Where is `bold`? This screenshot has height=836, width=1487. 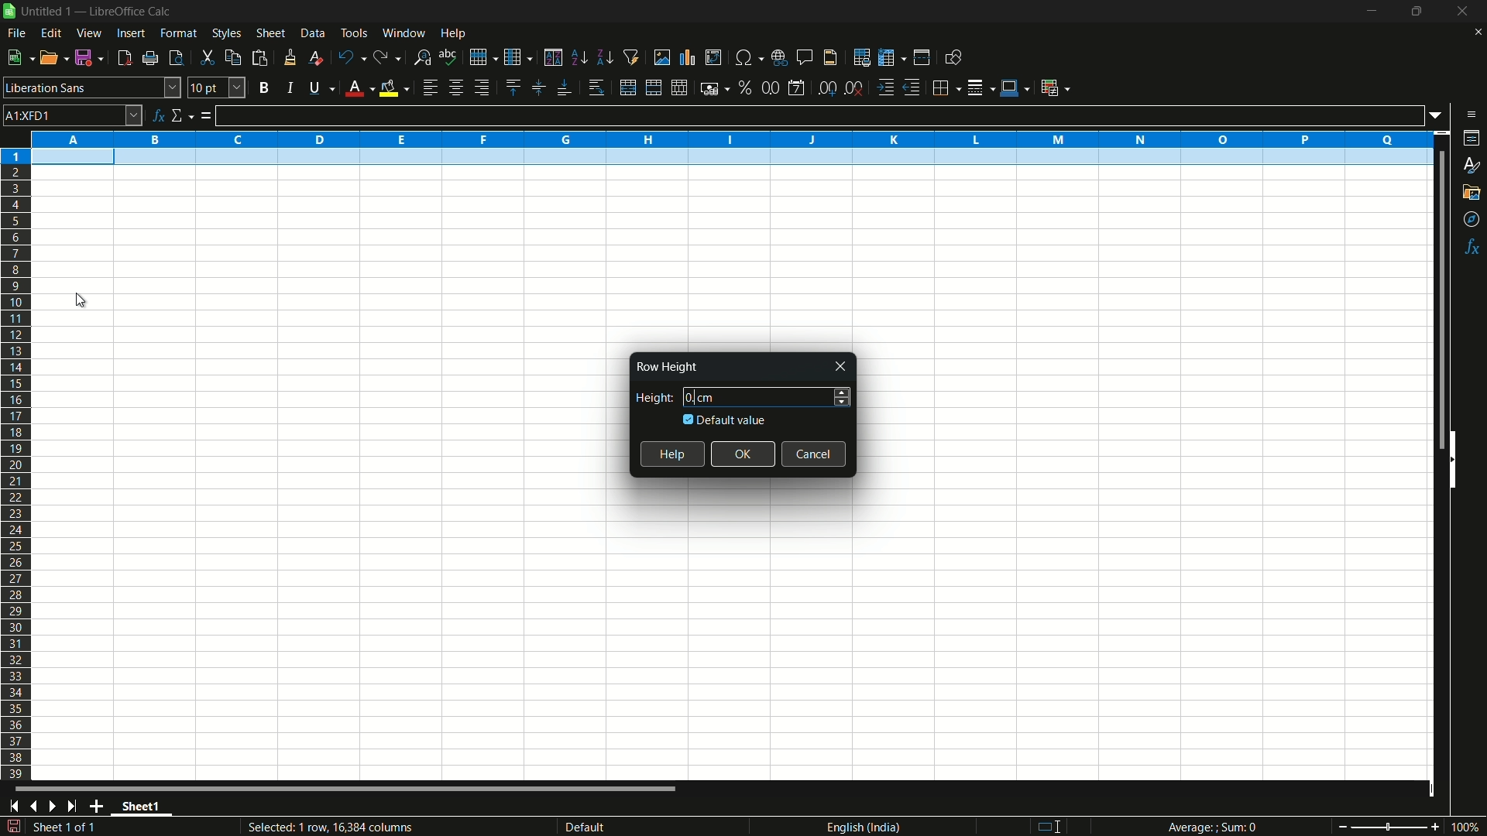
bold is located at coordinates (263, 87).